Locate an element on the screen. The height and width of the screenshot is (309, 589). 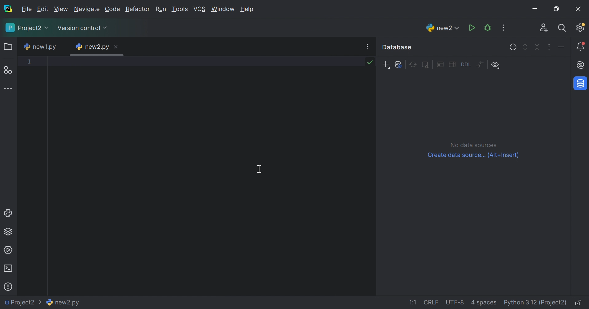
PyCharm icon is located at coordinates (7, 8).